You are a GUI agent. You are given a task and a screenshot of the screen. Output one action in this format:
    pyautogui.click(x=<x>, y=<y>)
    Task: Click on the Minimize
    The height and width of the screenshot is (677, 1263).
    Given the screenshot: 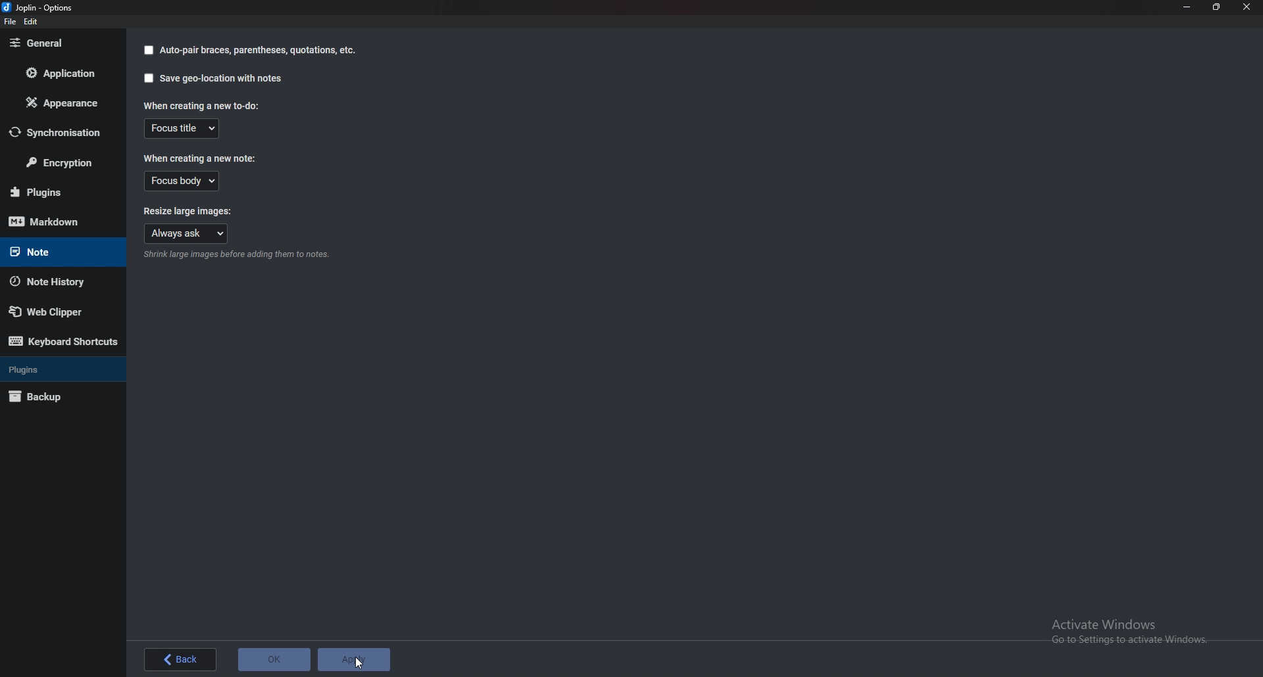 What is the action you would take?
    pyautogui.click(x=1186, y=7)
    